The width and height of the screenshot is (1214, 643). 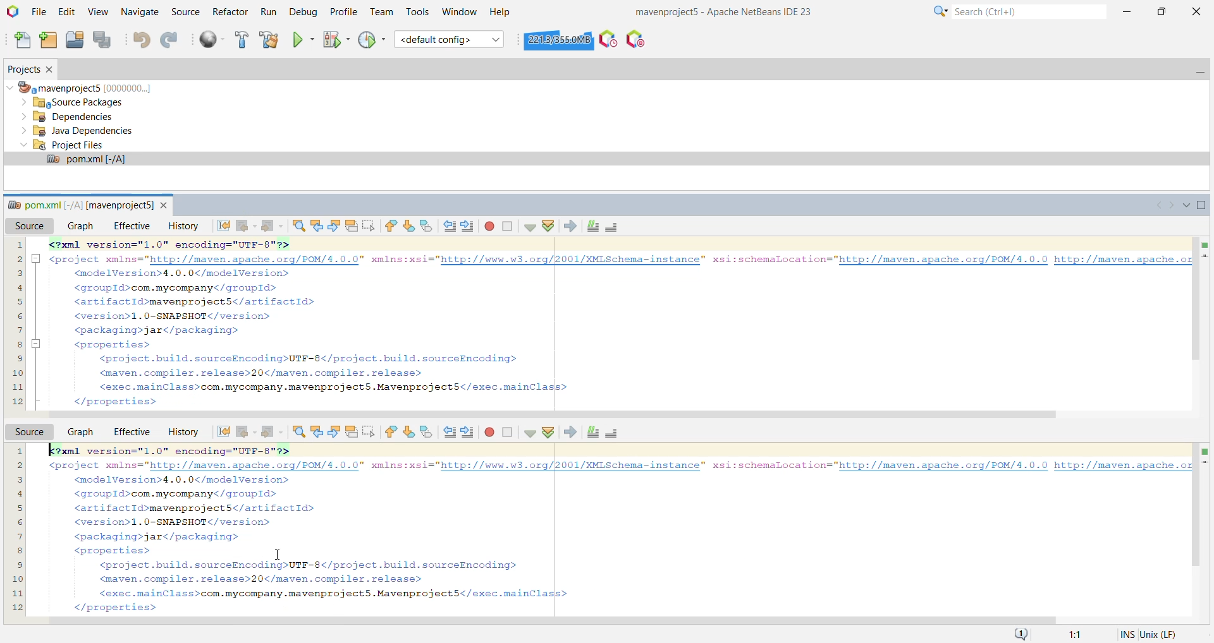 I want to click on pom.xml file window, so click(x=80, y=203).